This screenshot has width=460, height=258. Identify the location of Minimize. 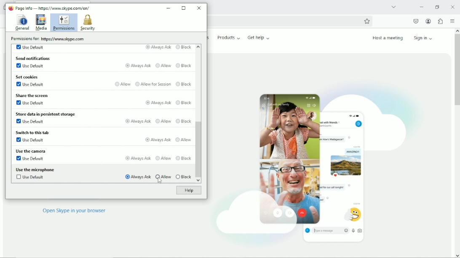
(169, 7).